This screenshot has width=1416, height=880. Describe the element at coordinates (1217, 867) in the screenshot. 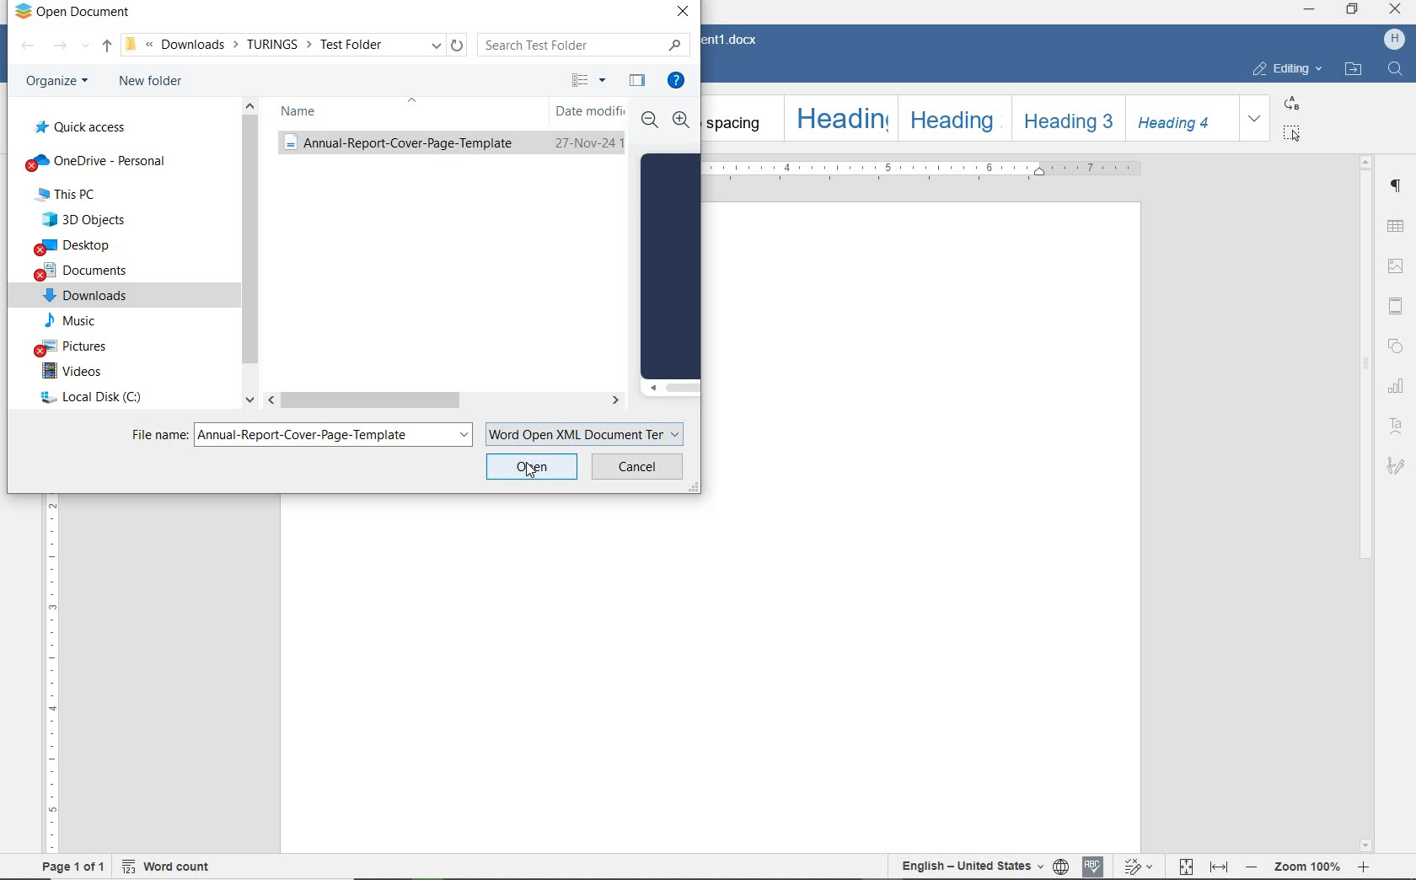

I see `Fit to Width` at that location.